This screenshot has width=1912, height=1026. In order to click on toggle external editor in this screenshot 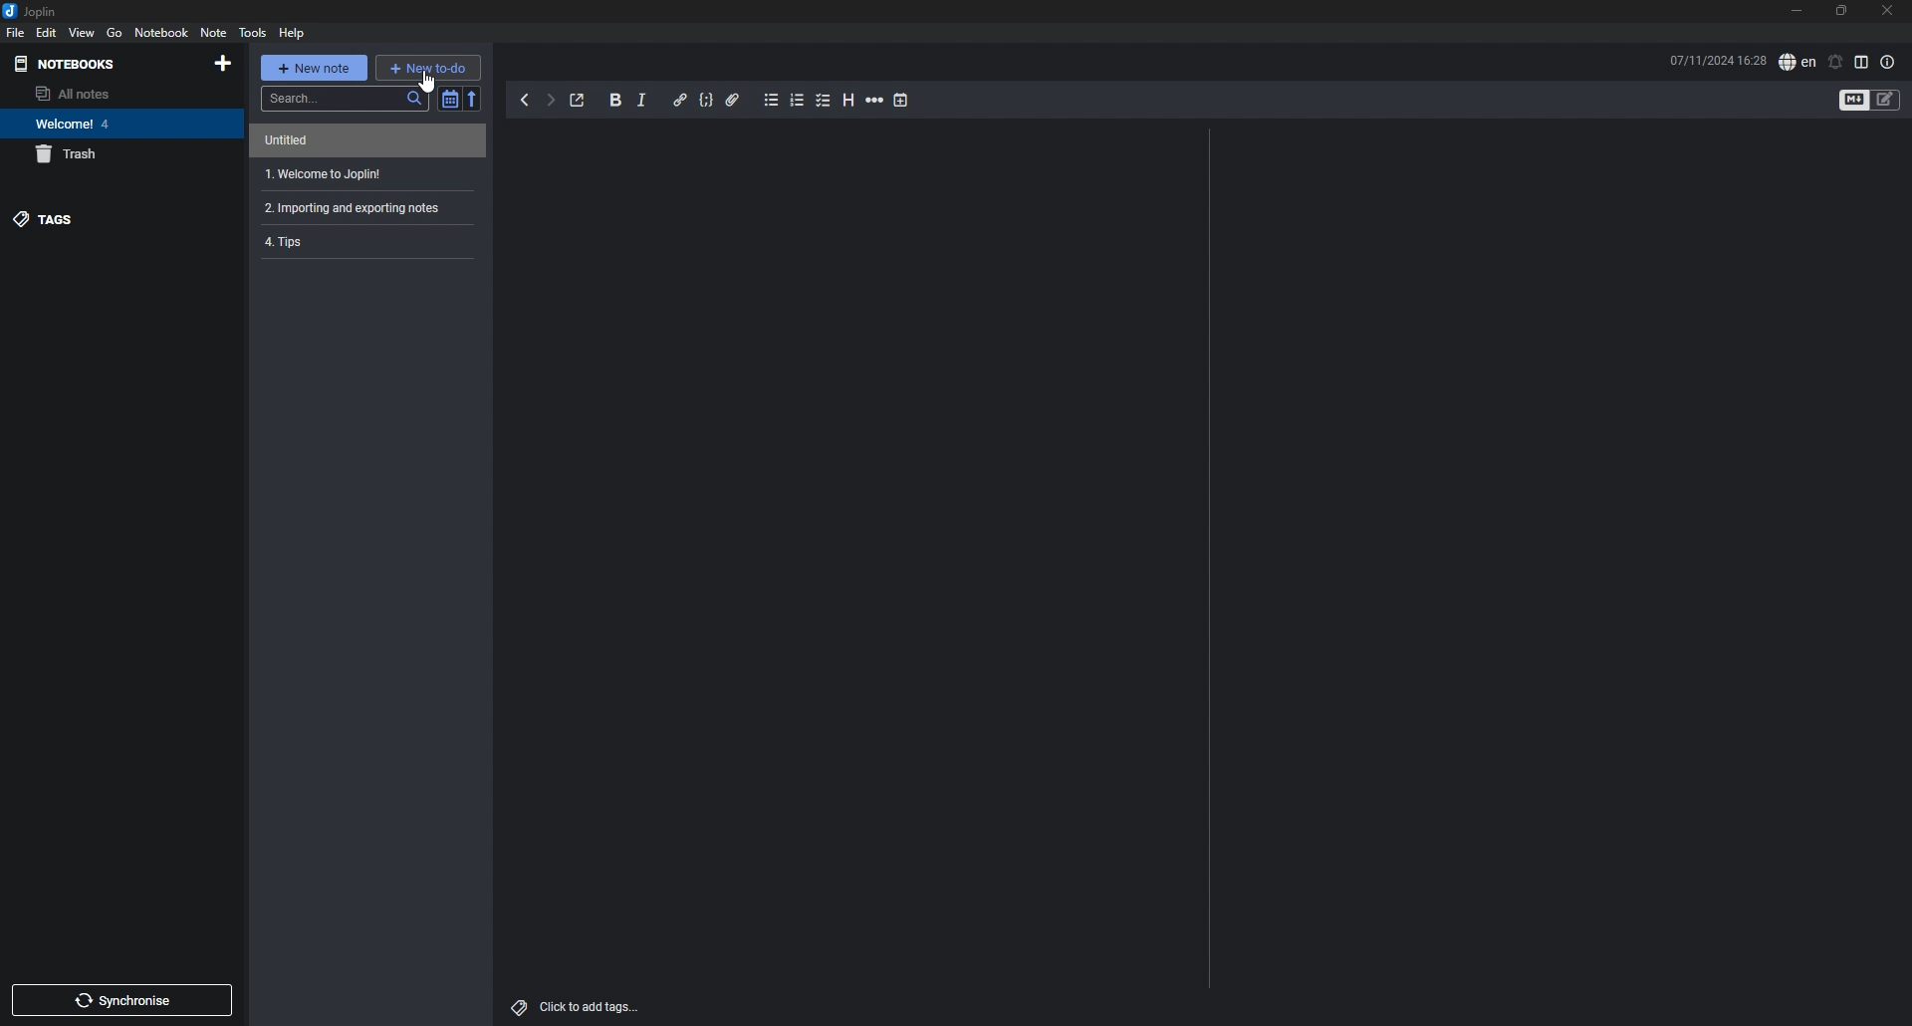, I will do `click(579, 101)`.